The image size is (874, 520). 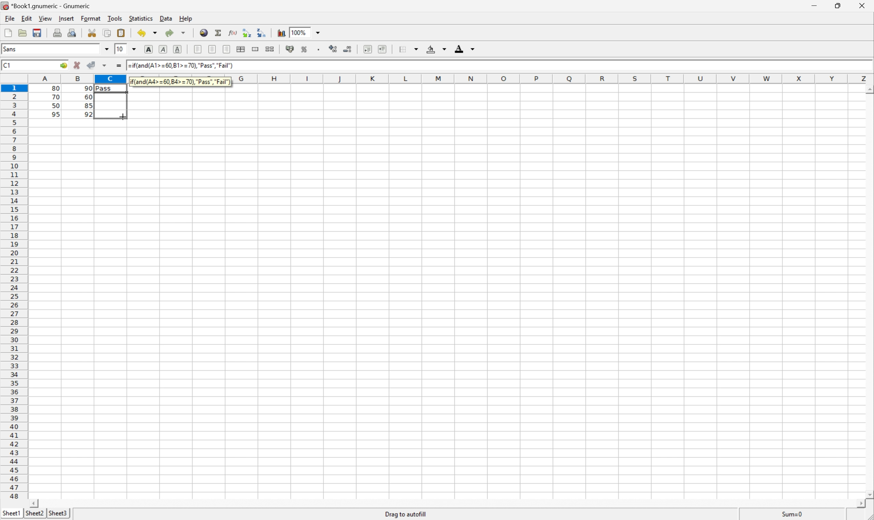 I want to click on Undo, so click(x=141, y=33).